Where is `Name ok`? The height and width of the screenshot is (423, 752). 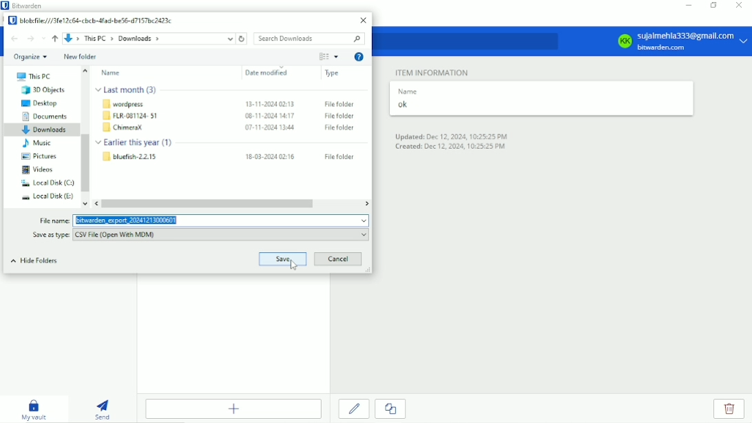
Name ok is located at coordinates (408, 100).